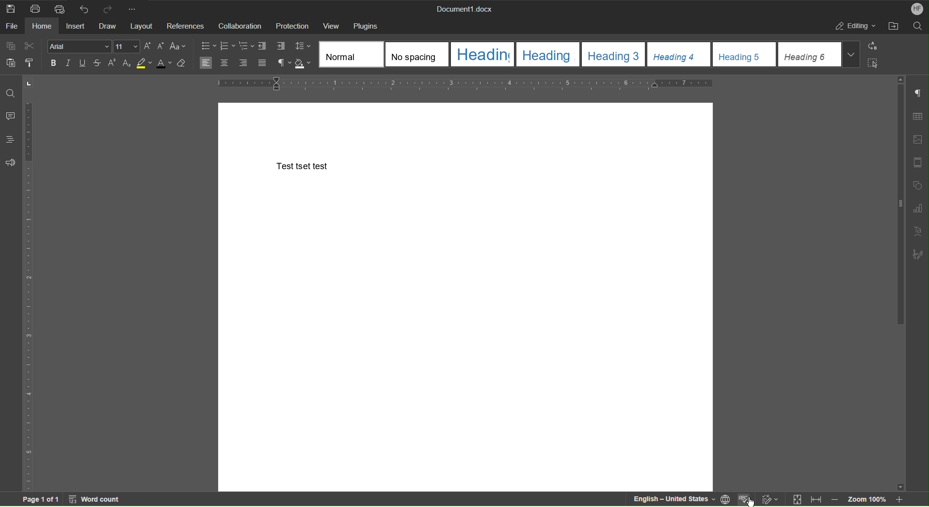 This screenshot has width=929, height=507. I want to click on cursor, so click(751, 503).